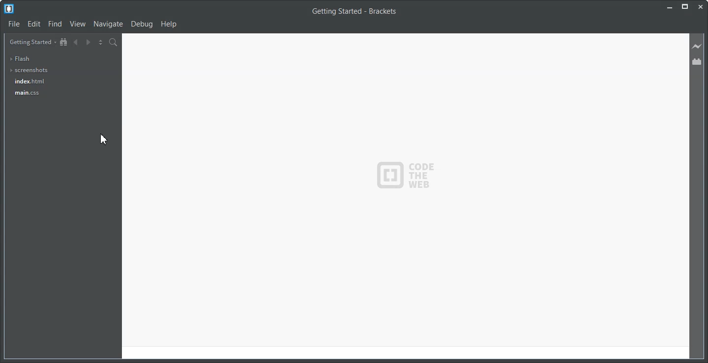 This screenshot has height=363, width=708. What do you see at coordinates (698, 47) in the screenshot?
I see `Live Preview` at bounding box center [698, 47].